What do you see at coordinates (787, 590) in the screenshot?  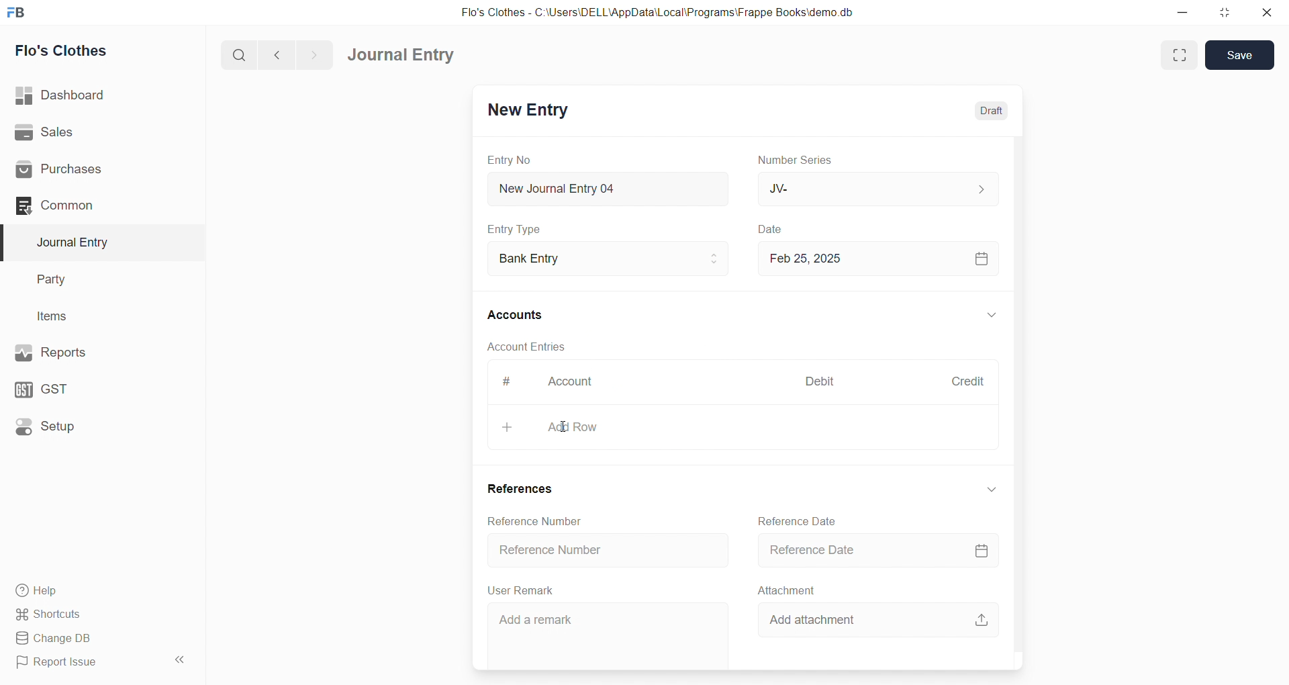 I see `Attachment` at bounding box center [787, 590].